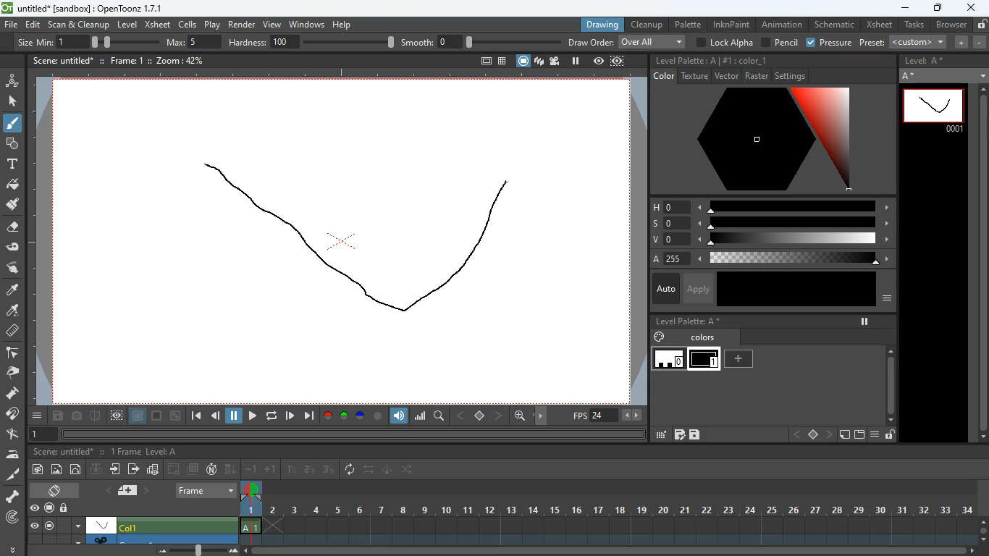 The width and height of the screenshot is (989, 556). What do you see at coordinates (370, 469) in the screenshot?
I see `swap` at bounding box center [370, 469].